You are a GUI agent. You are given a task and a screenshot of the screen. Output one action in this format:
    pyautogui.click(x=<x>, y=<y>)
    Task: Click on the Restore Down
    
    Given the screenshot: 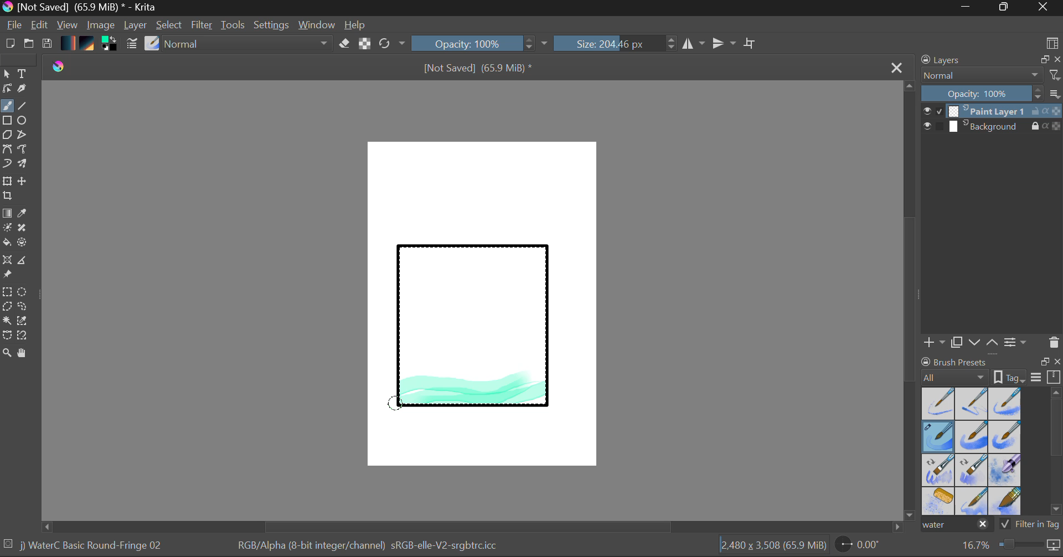 What is the action you would take?
    pyautogui.click(x=969, y=8)
    